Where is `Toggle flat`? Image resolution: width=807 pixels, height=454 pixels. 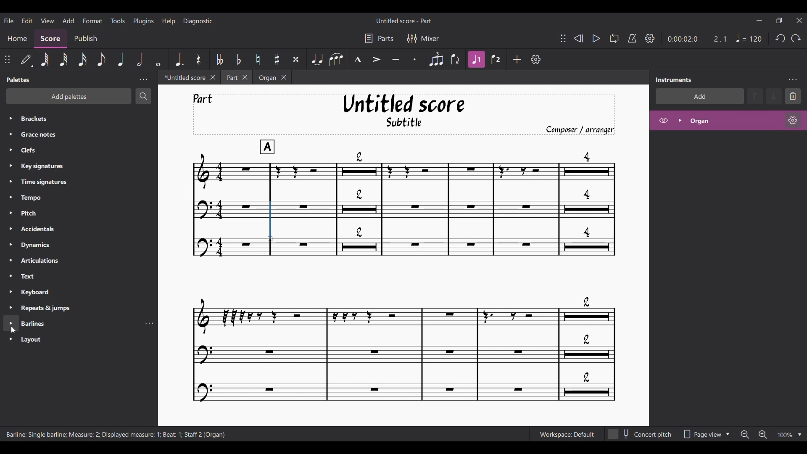
Toggle flat is located at coordinates (238, 59).